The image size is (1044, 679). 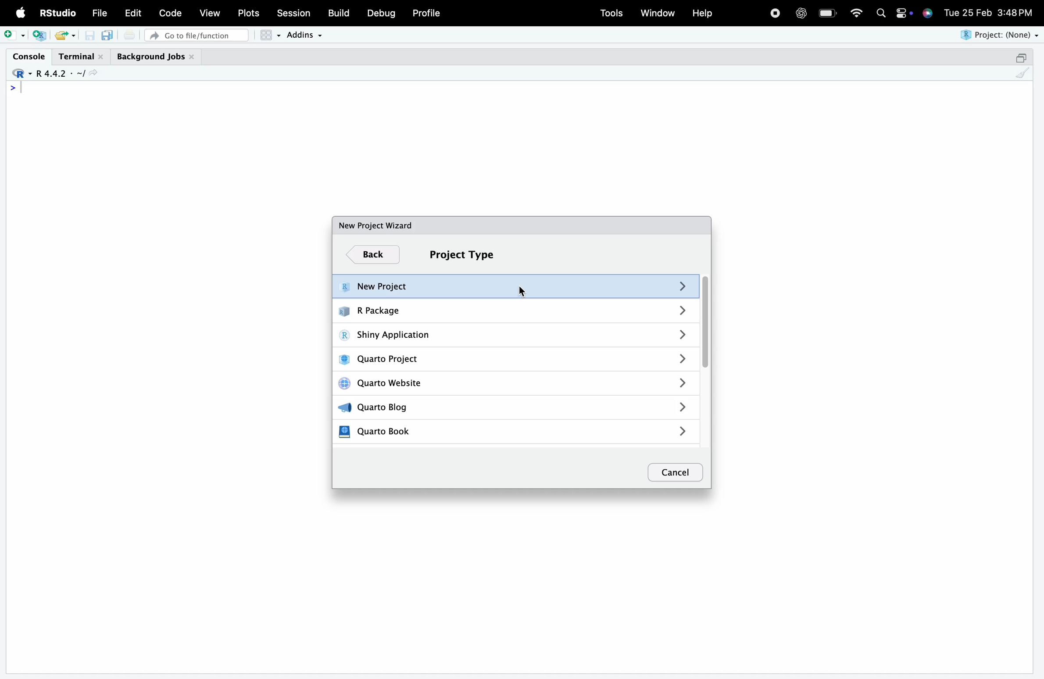 What do you see at coordinates (210, 12) in the screenshot?
I see `View` at bounding box center [210, 12].